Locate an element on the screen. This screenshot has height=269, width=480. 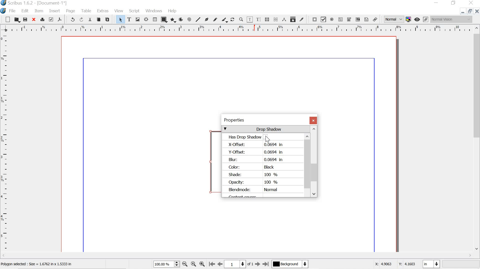
select item is located at coordinates (120, 20).